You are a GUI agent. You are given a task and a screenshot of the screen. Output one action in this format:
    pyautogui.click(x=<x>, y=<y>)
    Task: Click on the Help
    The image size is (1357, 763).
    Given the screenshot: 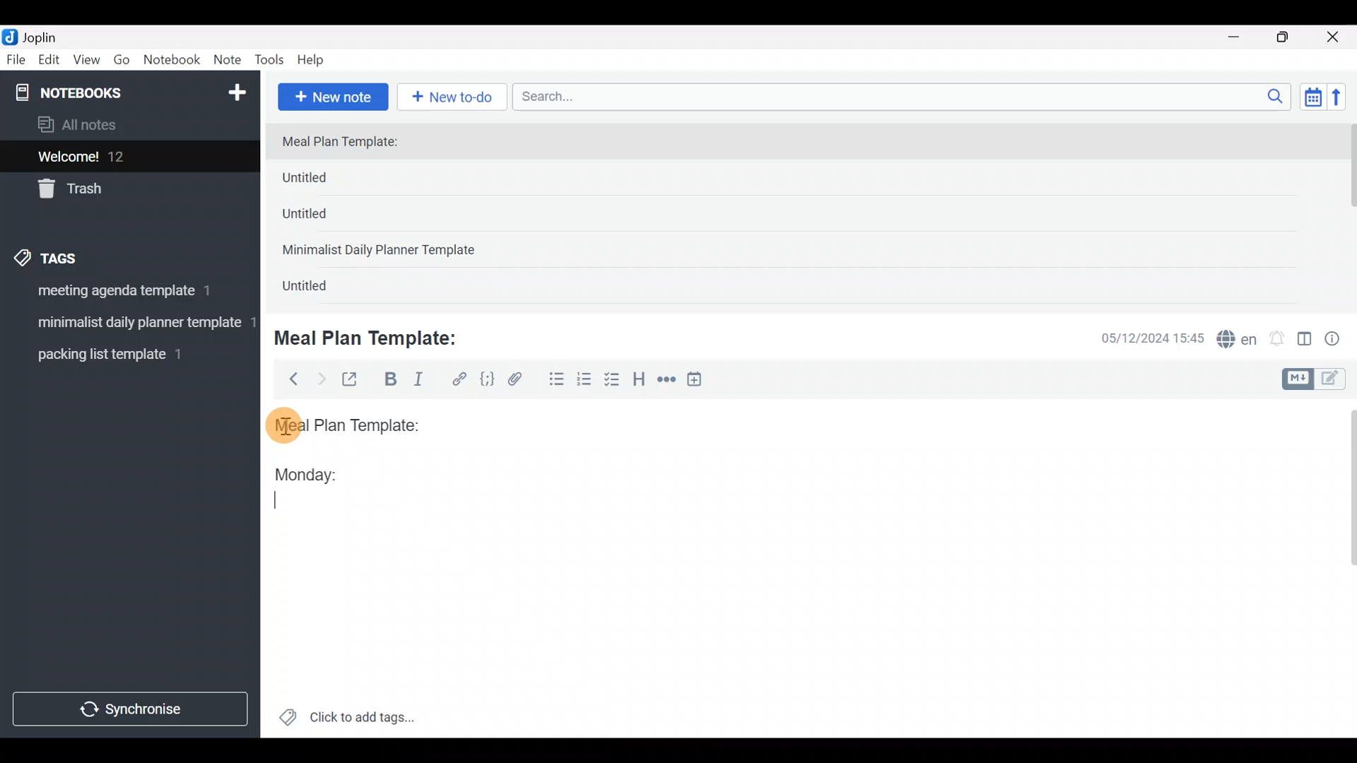 What is the action you would take?
    pyautogui.click(x=316, y=57)
    